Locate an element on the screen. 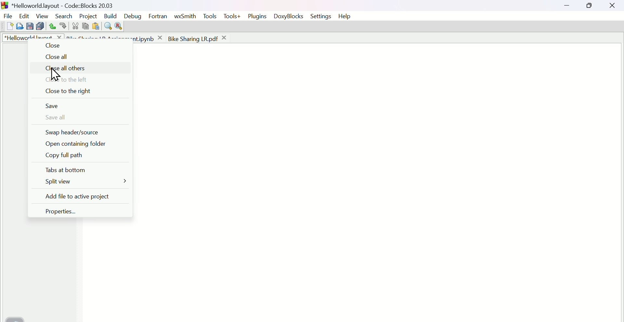  New  is located at coordinates (6, 26).